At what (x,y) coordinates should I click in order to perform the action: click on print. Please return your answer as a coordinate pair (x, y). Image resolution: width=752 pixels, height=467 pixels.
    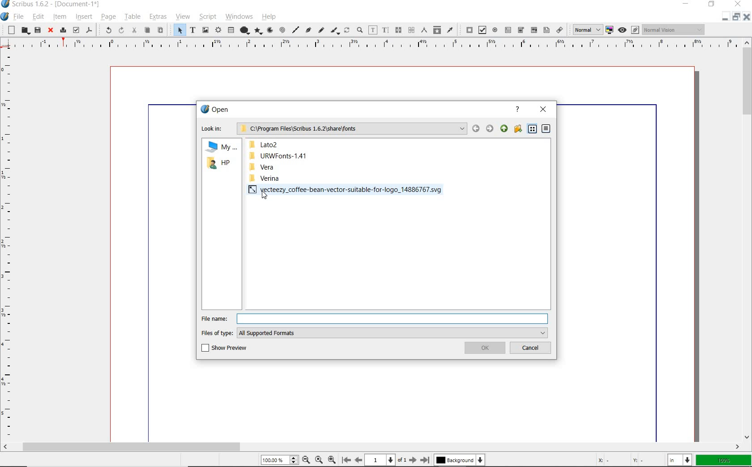
    Looking at the image, I should click on (63, 31).